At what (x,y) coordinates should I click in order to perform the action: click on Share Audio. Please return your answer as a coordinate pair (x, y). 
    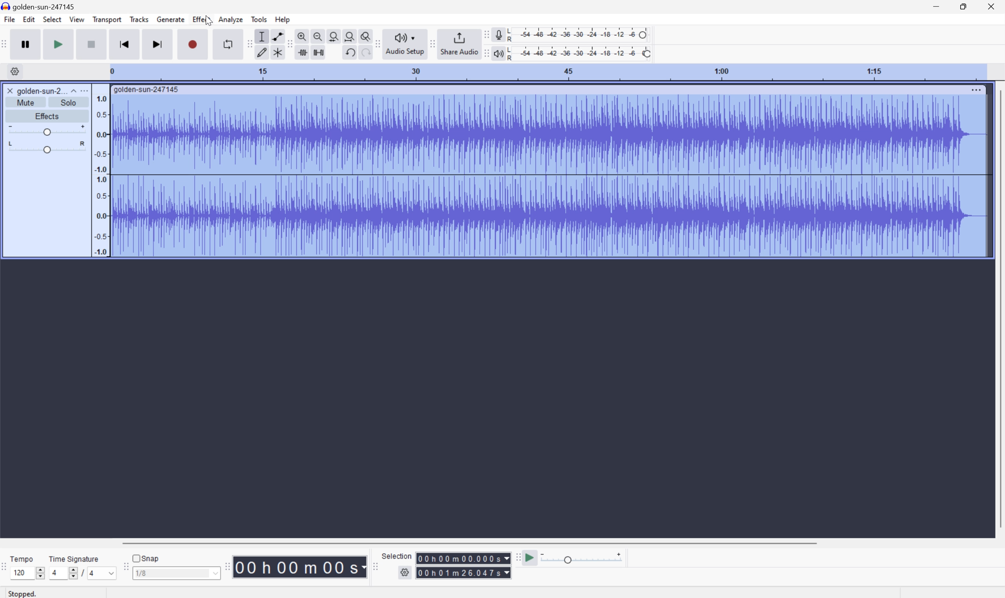
    Looking at the image, I should click on (459, 43).